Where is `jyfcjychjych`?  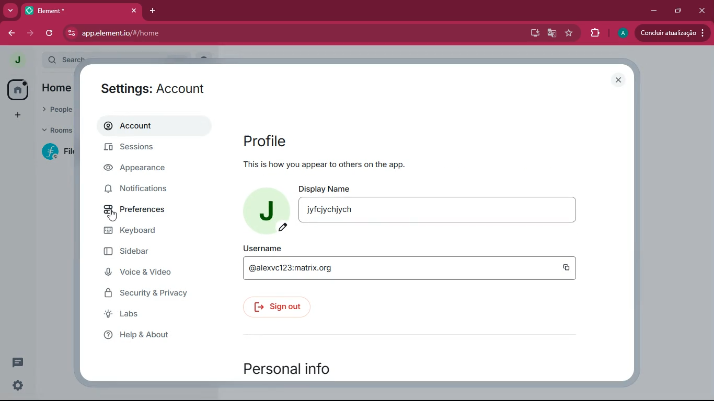
jyfcjychjych is located at coordinates (438, 209).